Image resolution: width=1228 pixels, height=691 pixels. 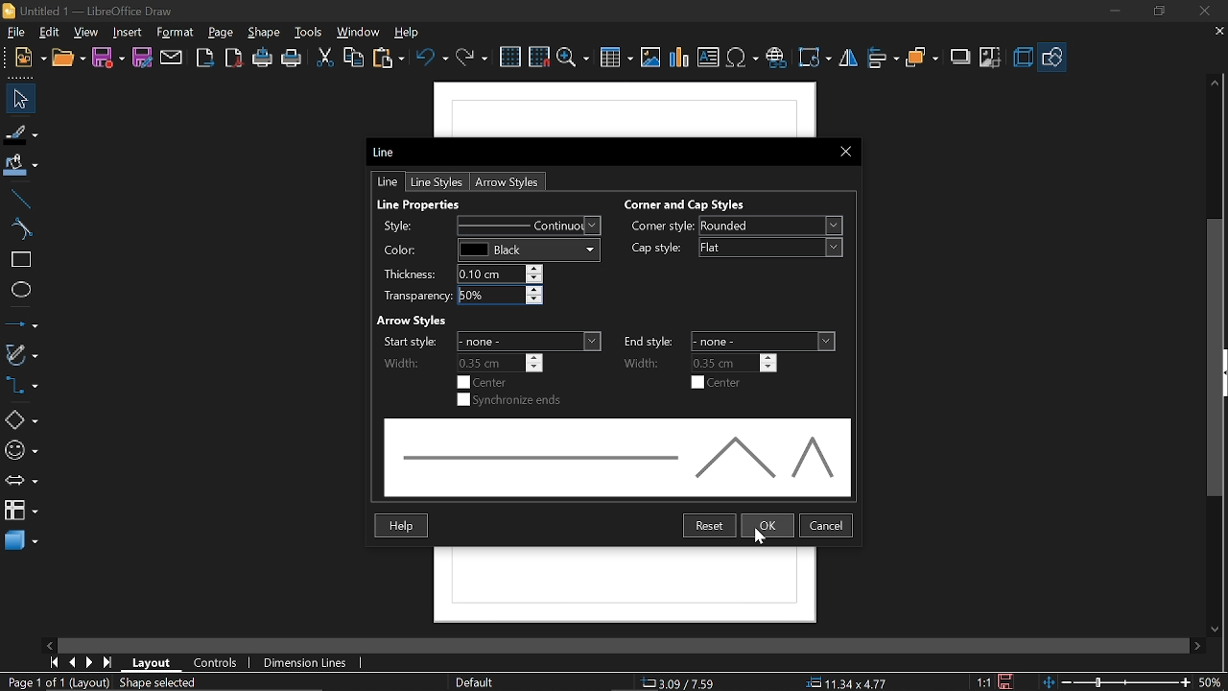 I want to click on line, so click(x=19, y=200).